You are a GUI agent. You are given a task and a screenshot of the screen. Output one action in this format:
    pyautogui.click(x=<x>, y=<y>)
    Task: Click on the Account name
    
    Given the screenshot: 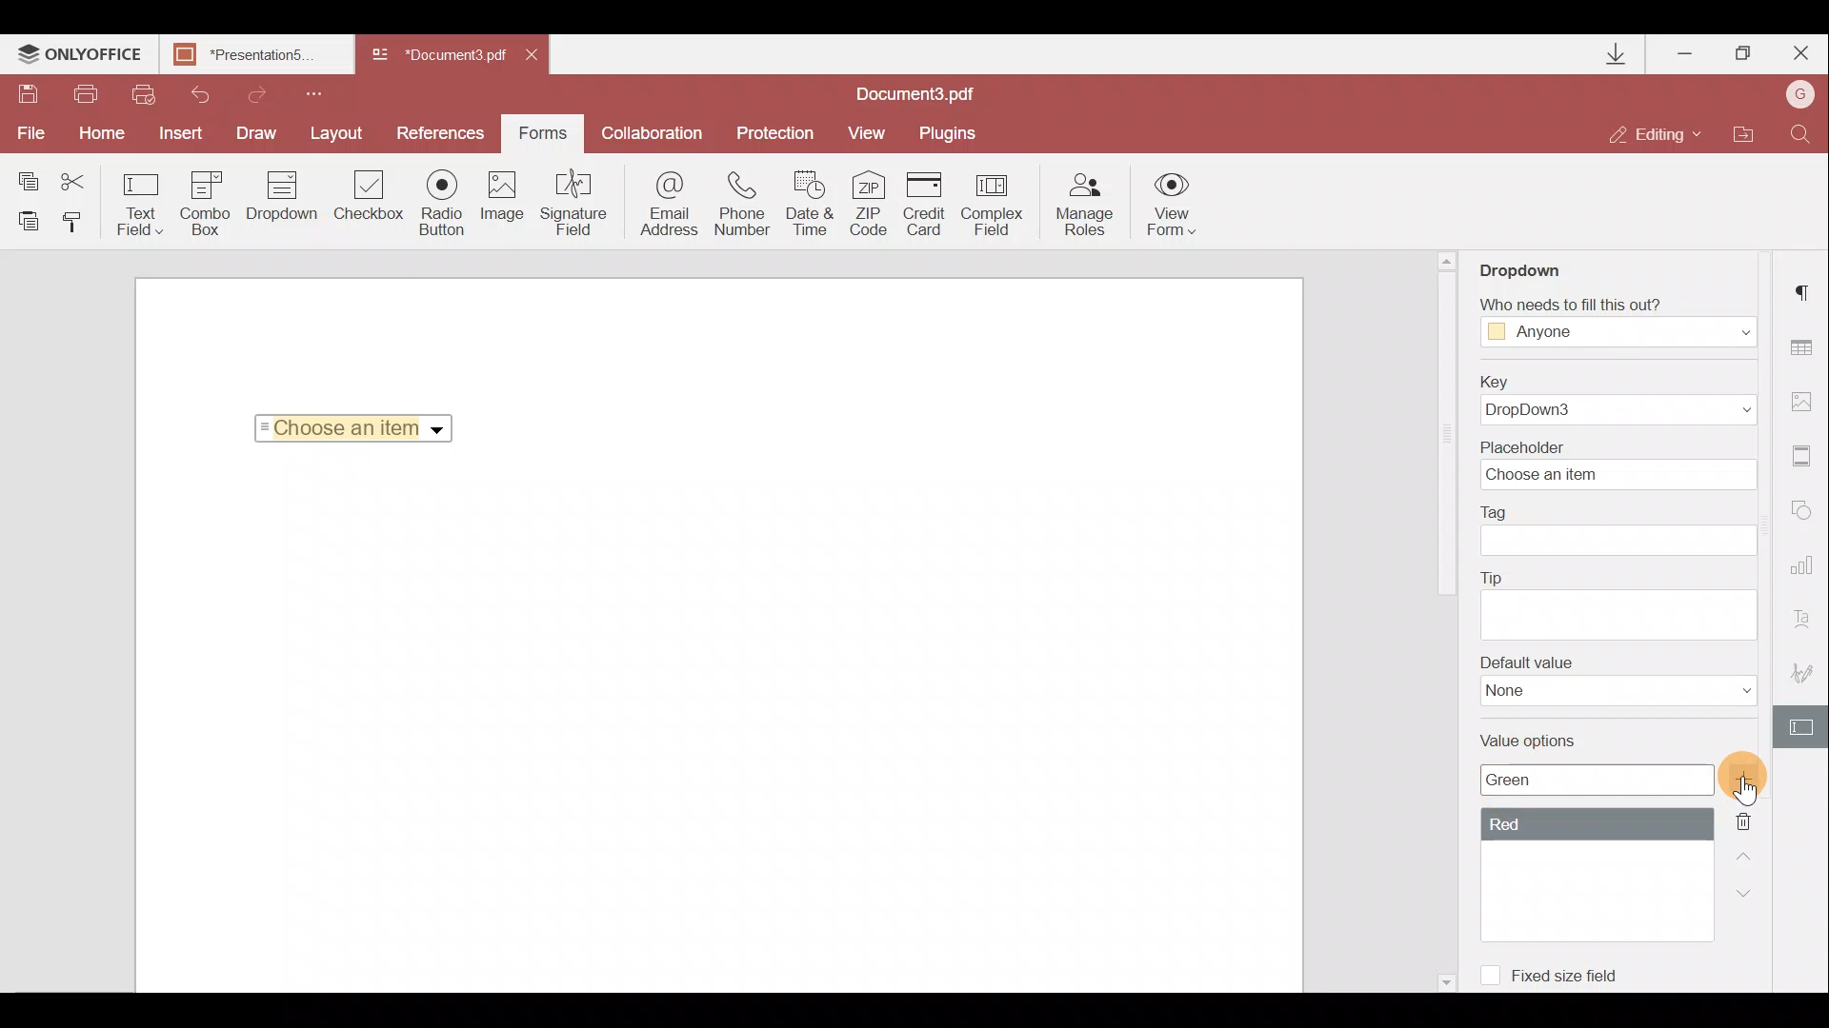 What is the action you would take?
    pyautogui.click(x=1800, y=92)
    